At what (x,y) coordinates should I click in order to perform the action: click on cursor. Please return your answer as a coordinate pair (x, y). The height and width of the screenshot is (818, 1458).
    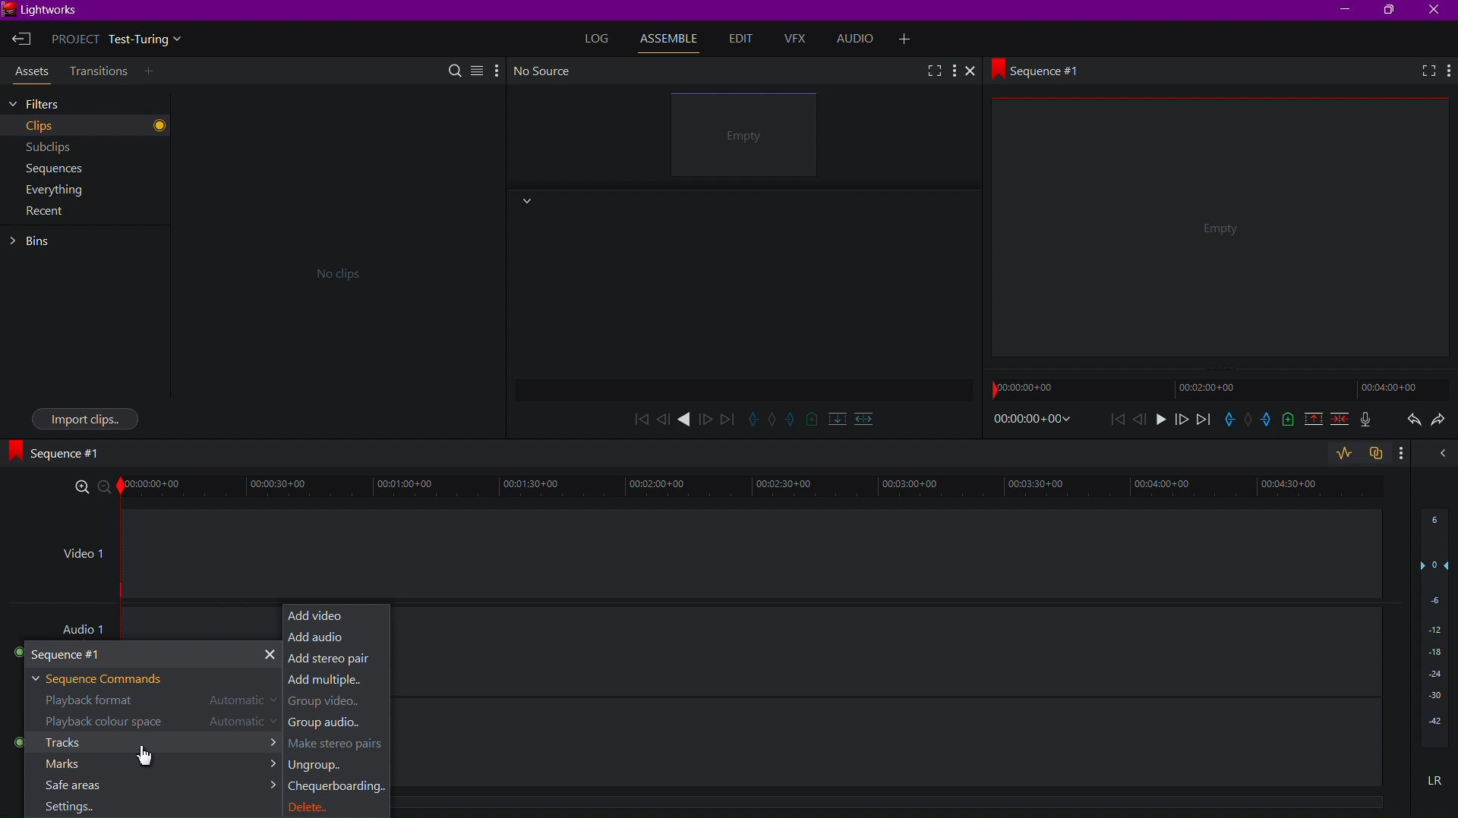
    Looking at the image, I should click on (141, 755).